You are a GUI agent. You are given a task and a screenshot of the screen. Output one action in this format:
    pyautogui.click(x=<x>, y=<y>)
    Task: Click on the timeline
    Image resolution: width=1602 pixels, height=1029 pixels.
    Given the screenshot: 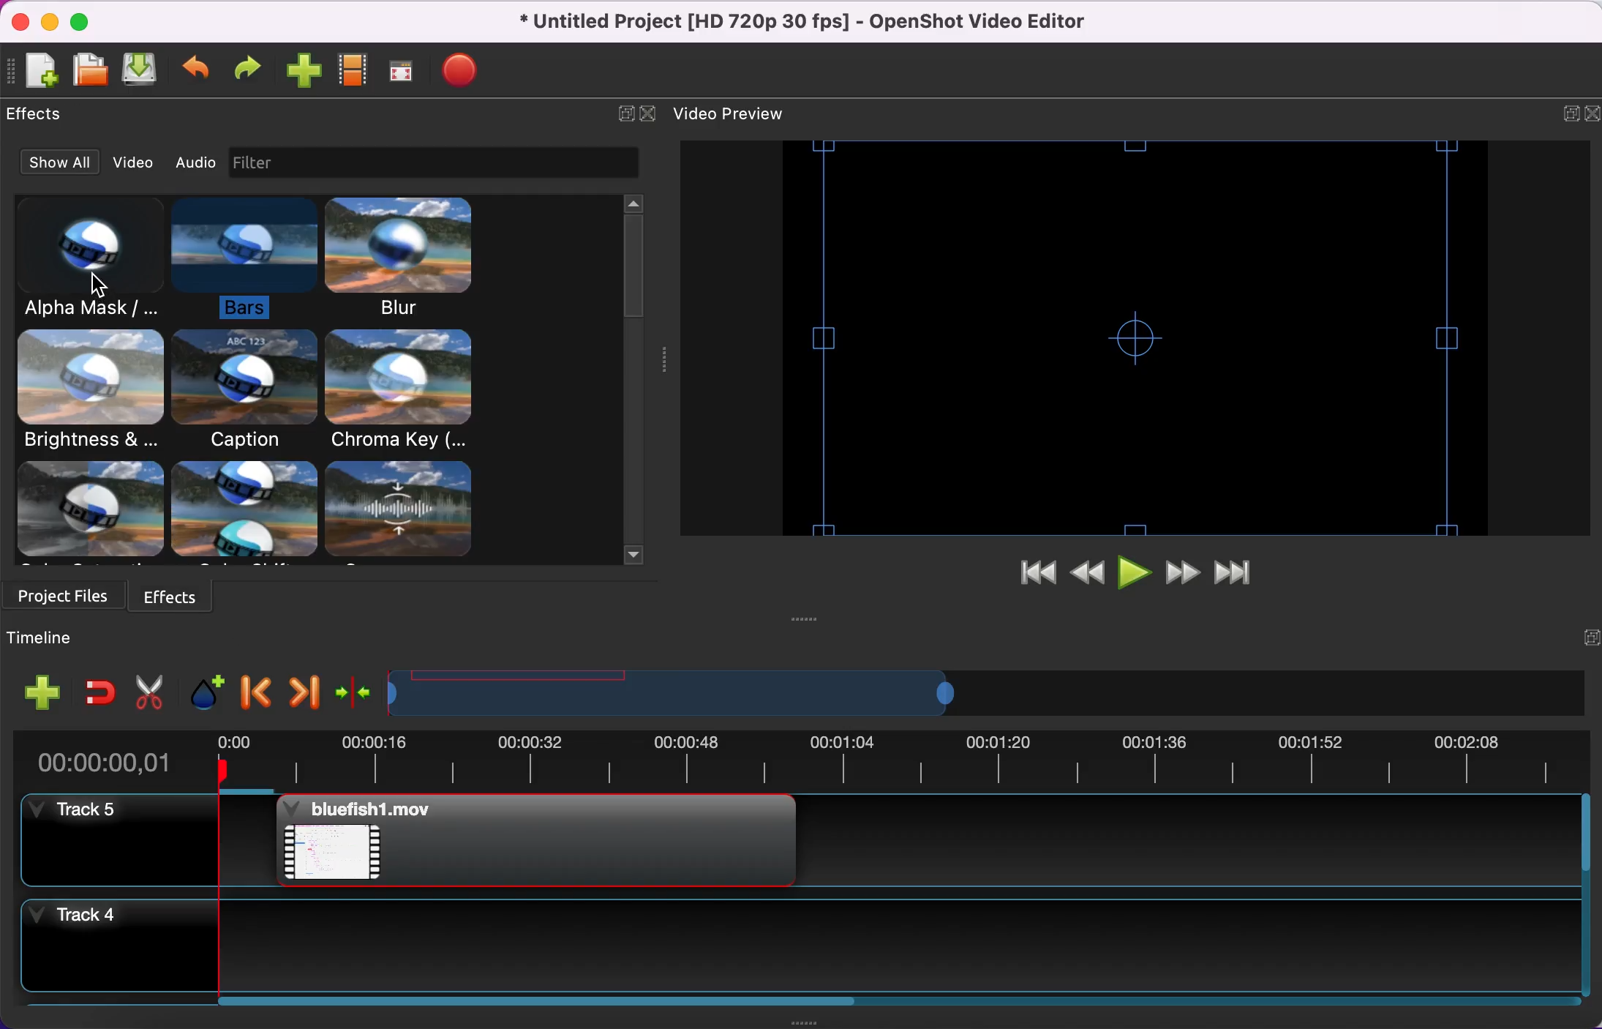 What is the action you would take?
    pyautogui.click(x=71, y=640)
    